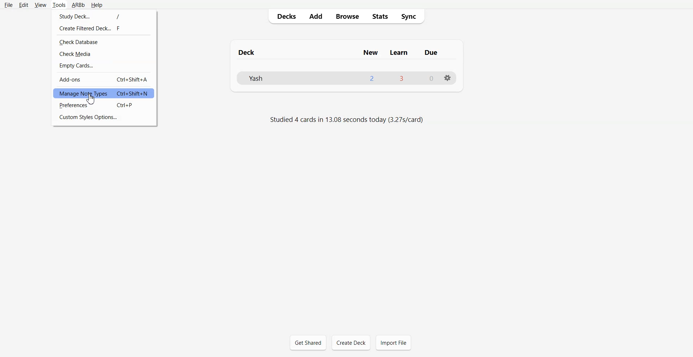 Image resolution: width=693 pixels, height=357 pixels. I want to click on cursor, so click(92, 100).